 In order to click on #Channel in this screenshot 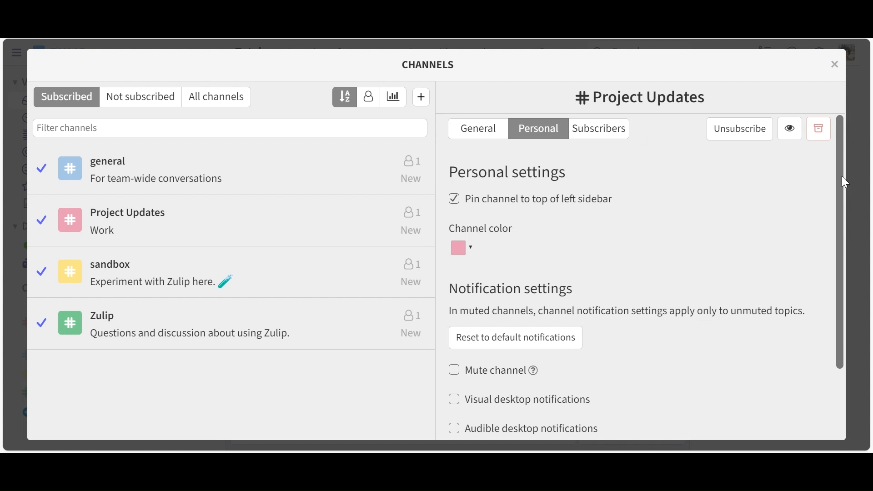, I will do `click(640, 99)`.